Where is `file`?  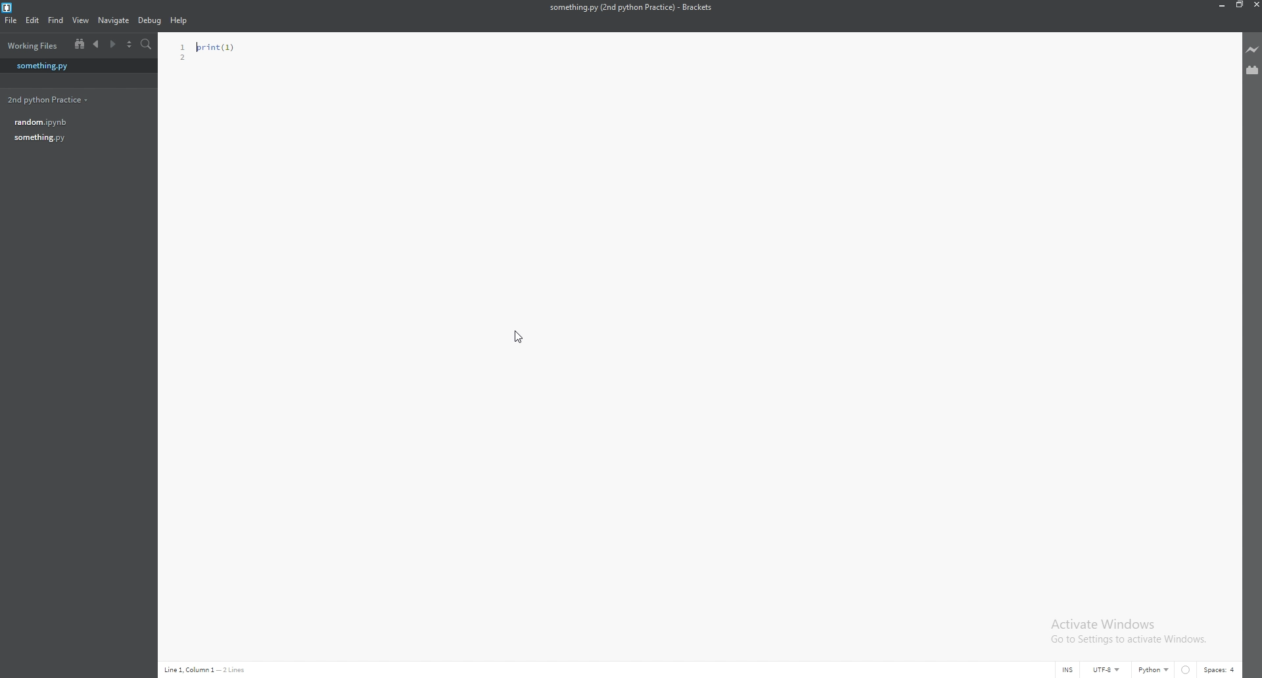
file is located at coordinates (11, 20).